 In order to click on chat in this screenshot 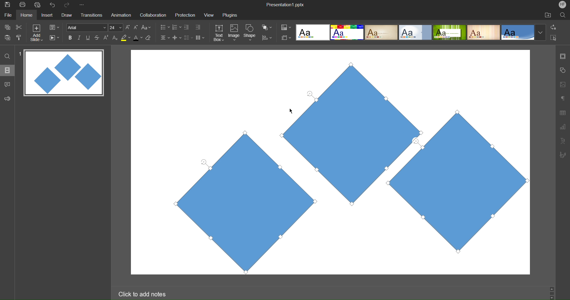, I will do `click(8, 83)`.